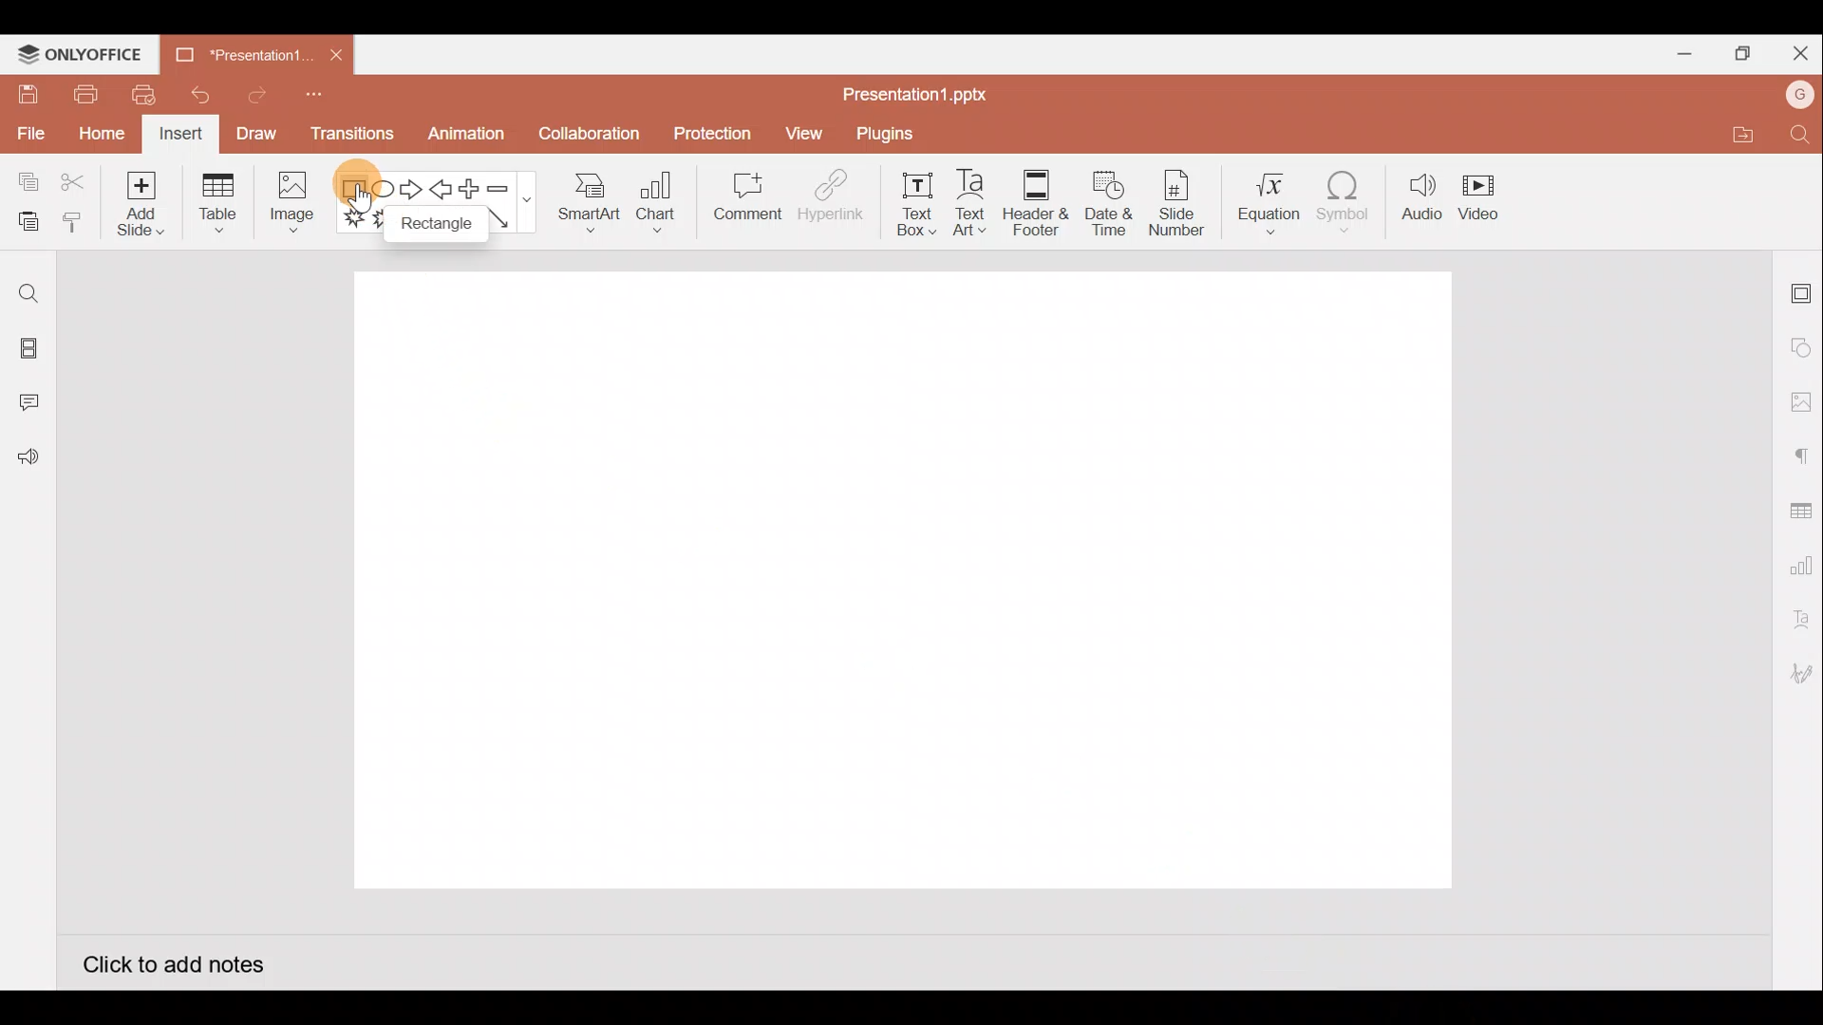 The height and width of the screenshot is (1025, 1823). Describe the element at coordinates (102, 136) in the screenshot. I see `Home` at that location.